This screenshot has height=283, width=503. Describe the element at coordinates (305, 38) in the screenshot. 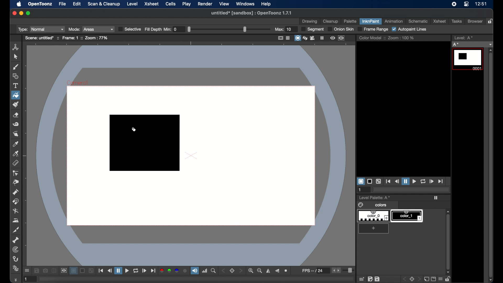

I see `3dview` at that location.